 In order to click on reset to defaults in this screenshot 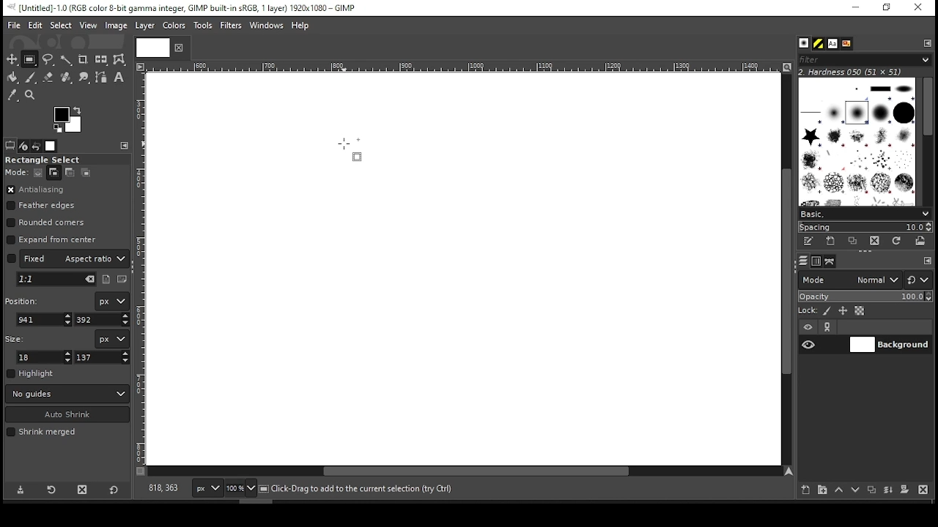, I will do `click(114, 490)`.